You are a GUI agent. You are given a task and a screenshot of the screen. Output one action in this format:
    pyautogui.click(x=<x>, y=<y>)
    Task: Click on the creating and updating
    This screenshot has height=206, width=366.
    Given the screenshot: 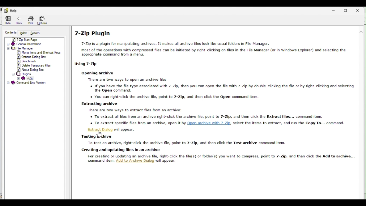 What is the action you would take?
    pyautogui.click(x=120, y=150)
    